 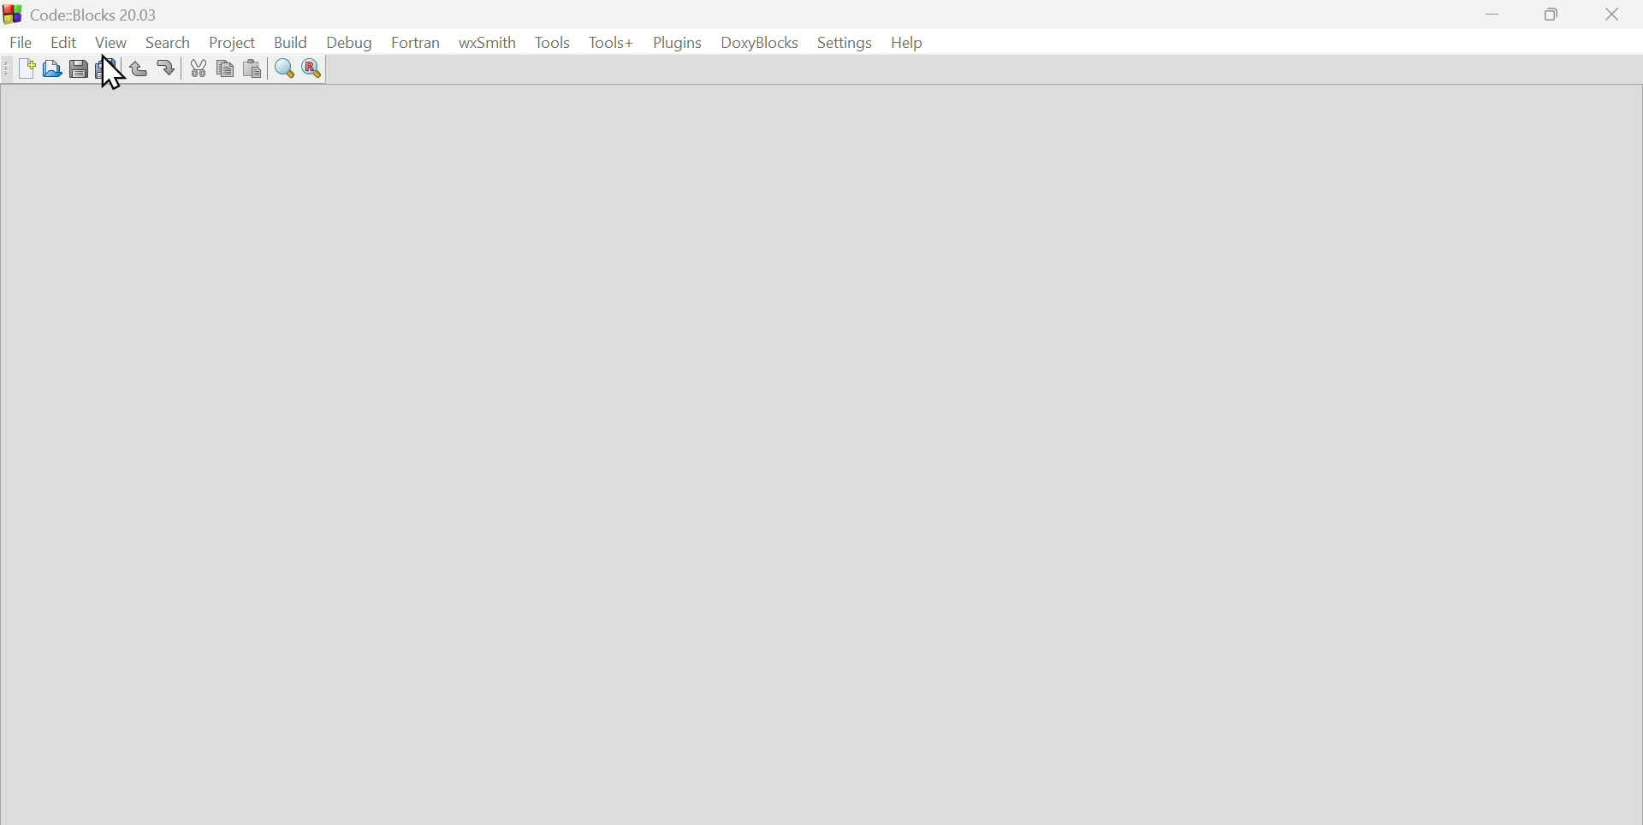 What do you see at coordinates (757, 42) in the screenshot?
I see `Doxyblocks` at bounding box center [757, 42].